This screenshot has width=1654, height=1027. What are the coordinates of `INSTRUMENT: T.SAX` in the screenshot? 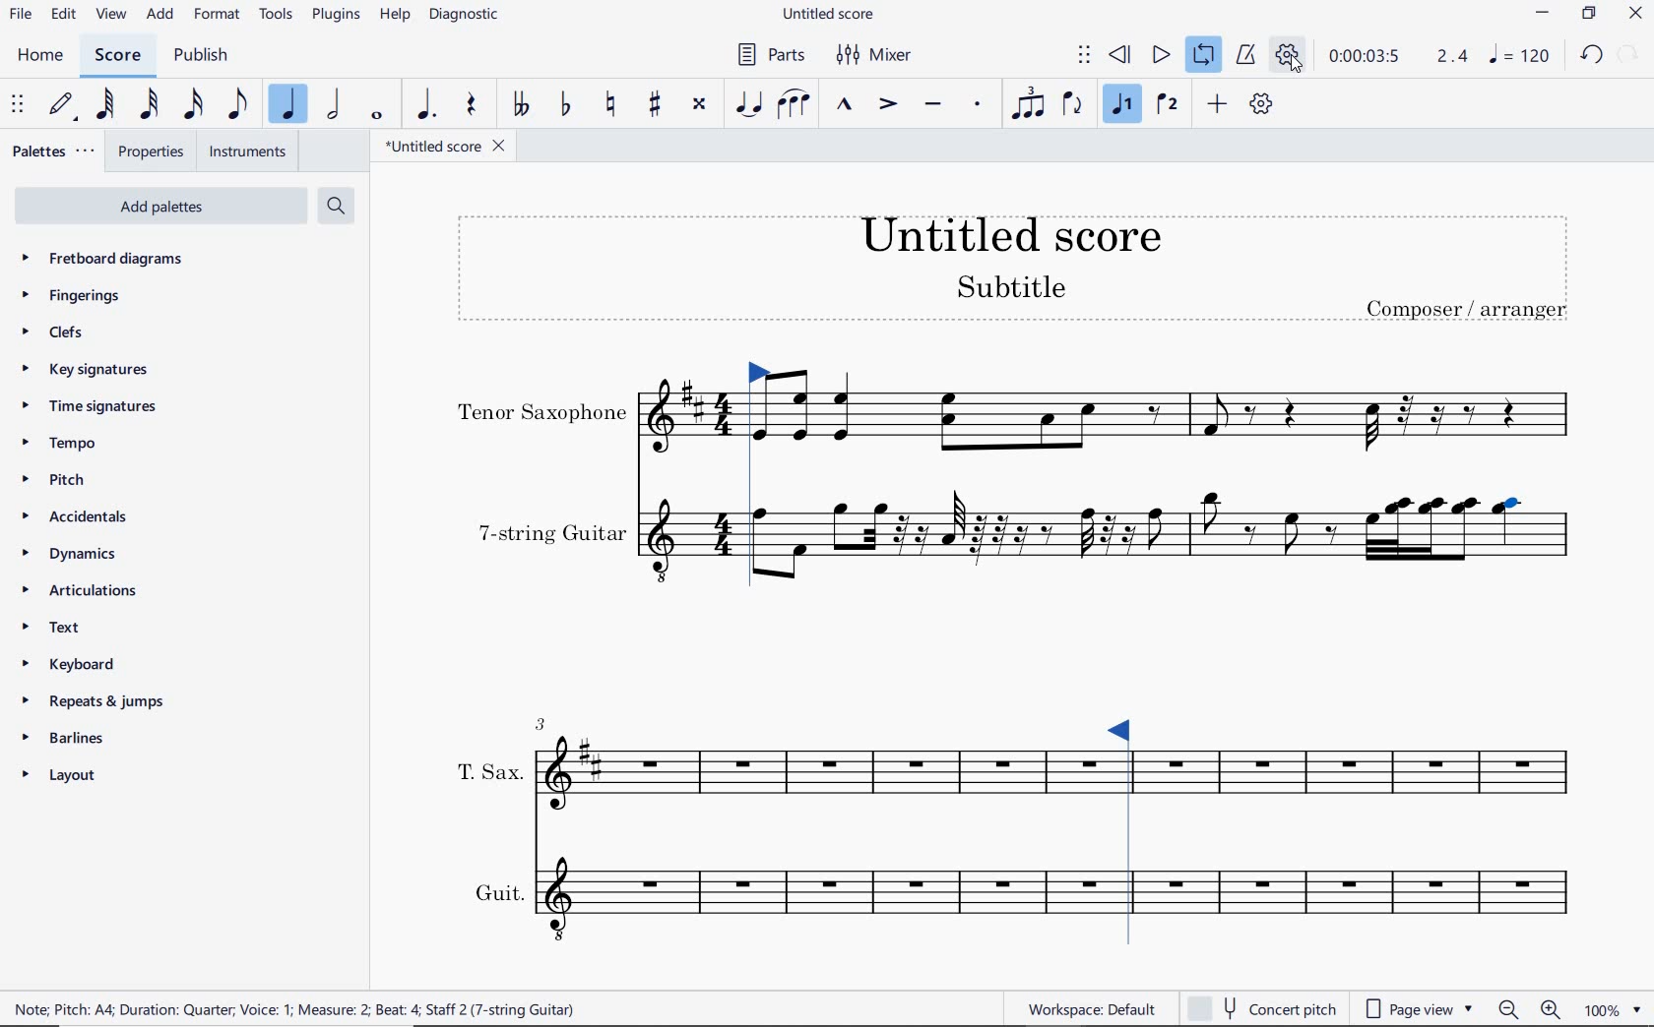 It's located at (759, 756).